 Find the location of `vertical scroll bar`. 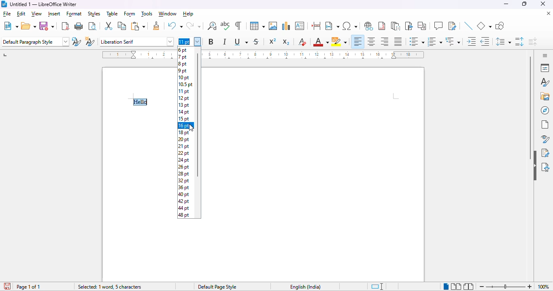

vertical scroll bar is located at coordinates (198, 115).